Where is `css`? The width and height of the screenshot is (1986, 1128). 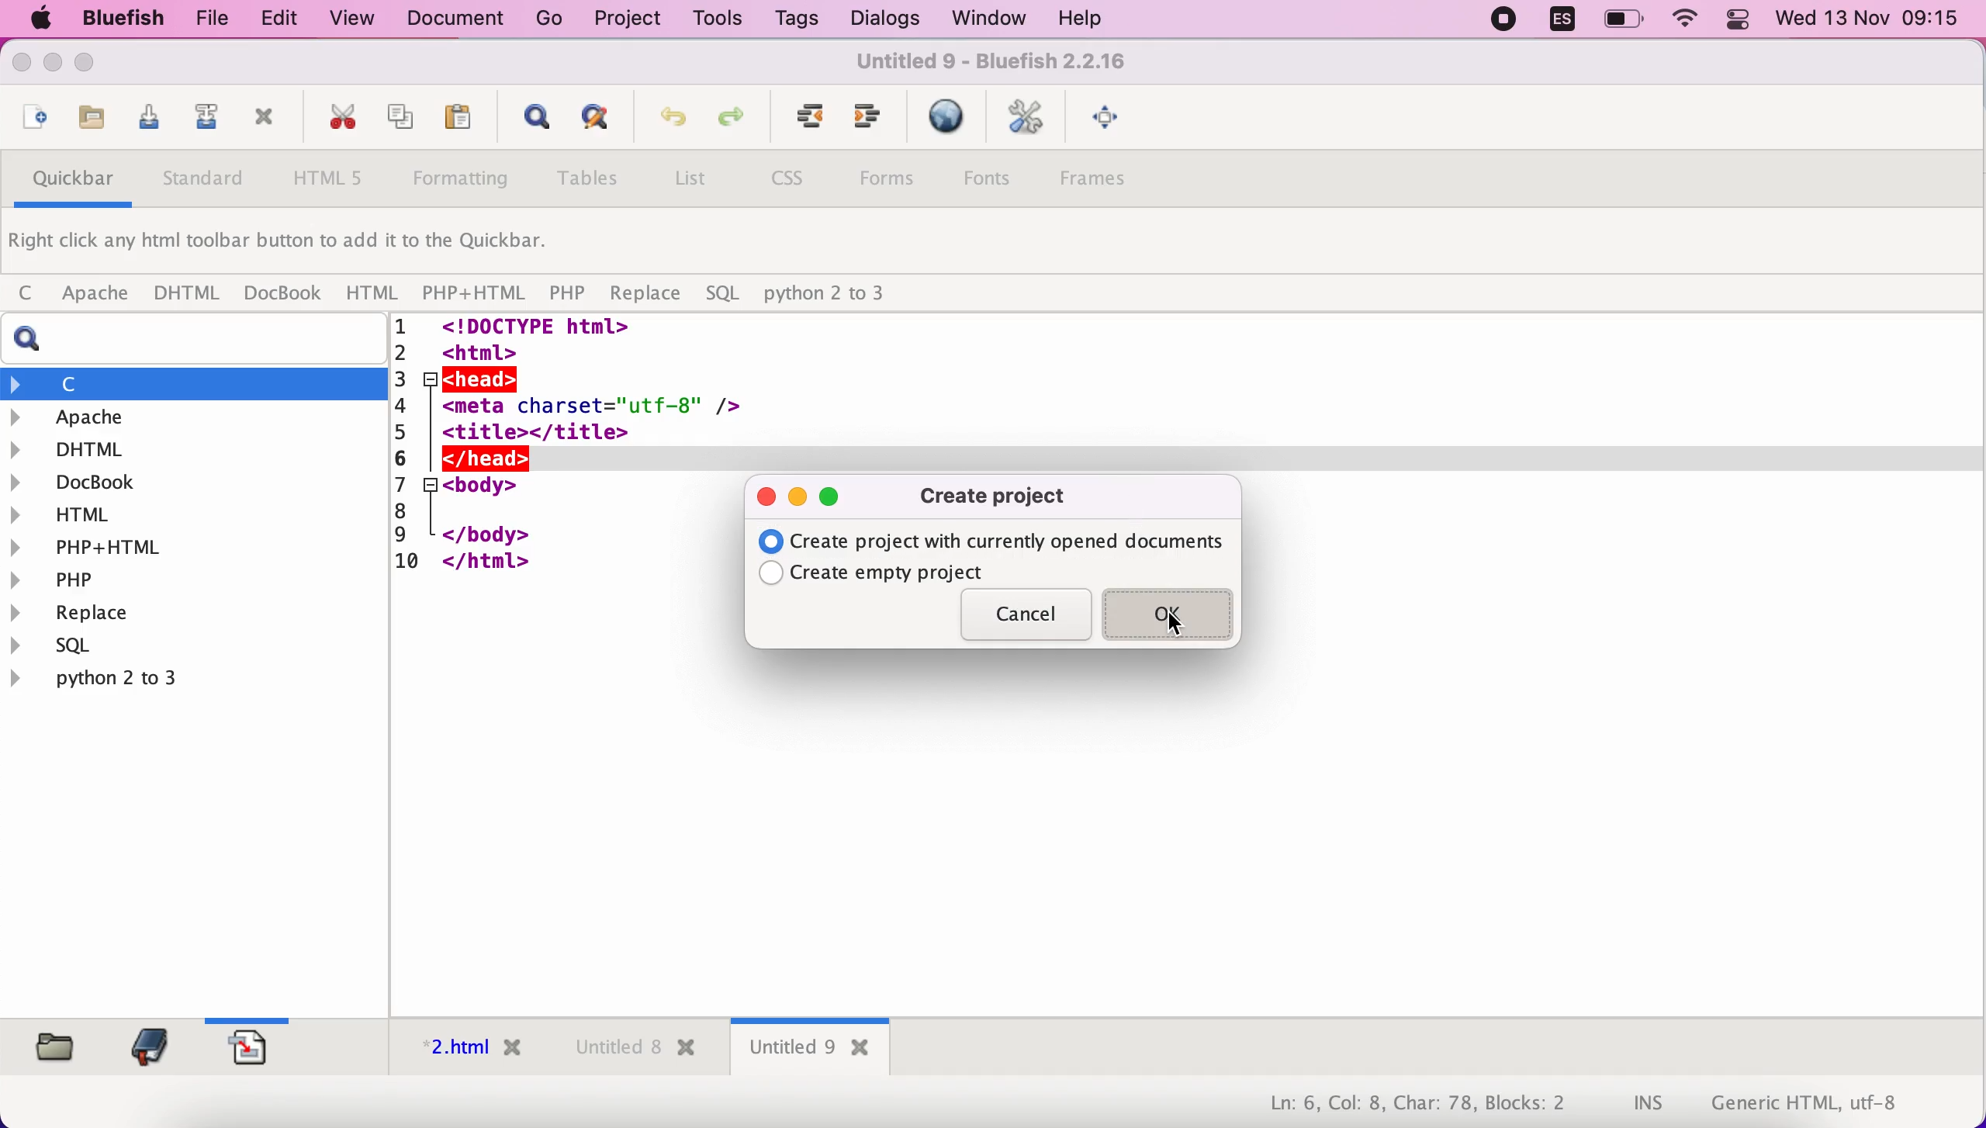 css is located at coordinates (793, 182).